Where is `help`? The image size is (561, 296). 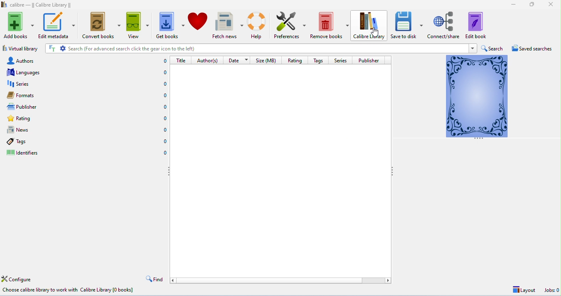 help is located at coordinates (258, 24).